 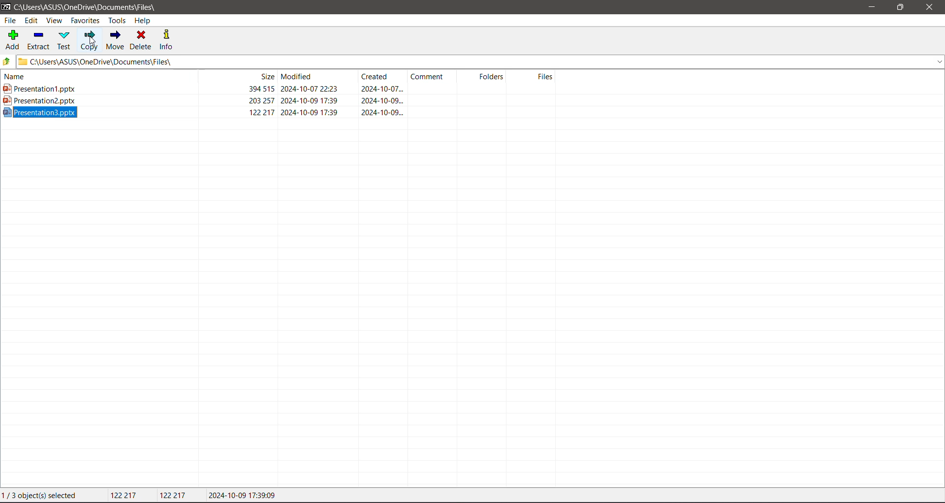 What do you see at coordinates (116, 21) in the screenshot?
I see `Tools` at bounding box center [116, 21].